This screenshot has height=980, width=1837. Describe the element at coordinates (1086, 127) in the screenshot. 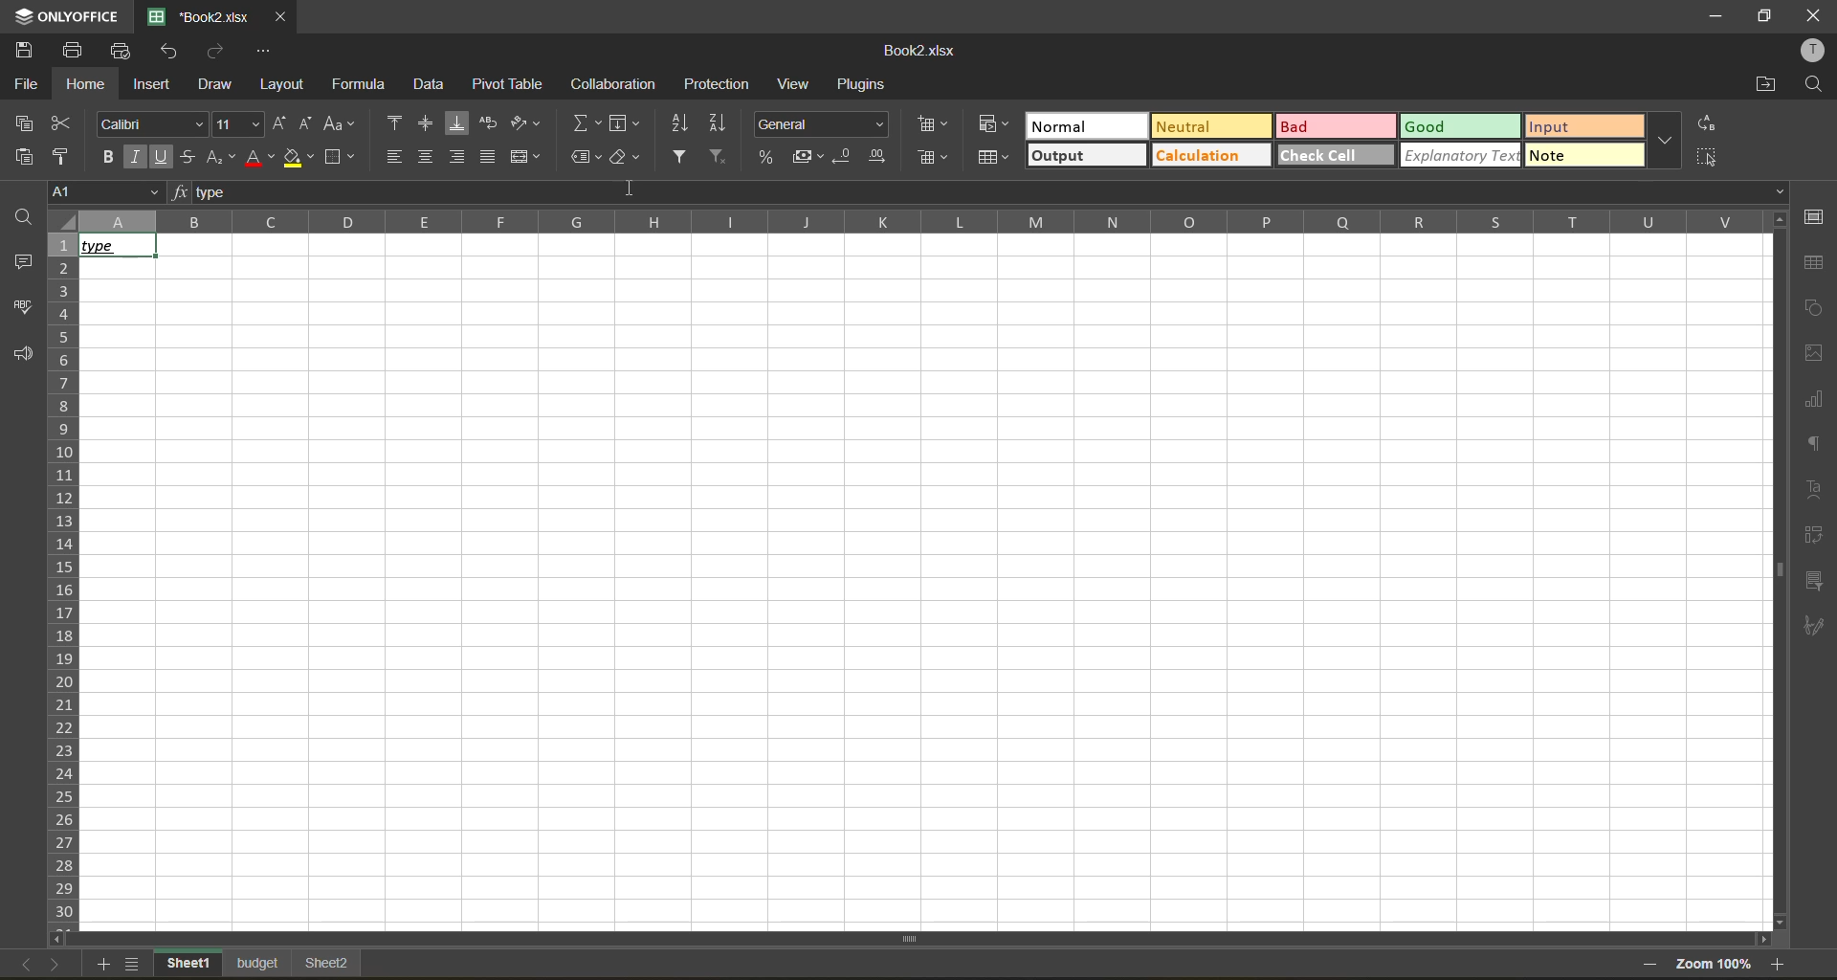

I see `normal` at that location.